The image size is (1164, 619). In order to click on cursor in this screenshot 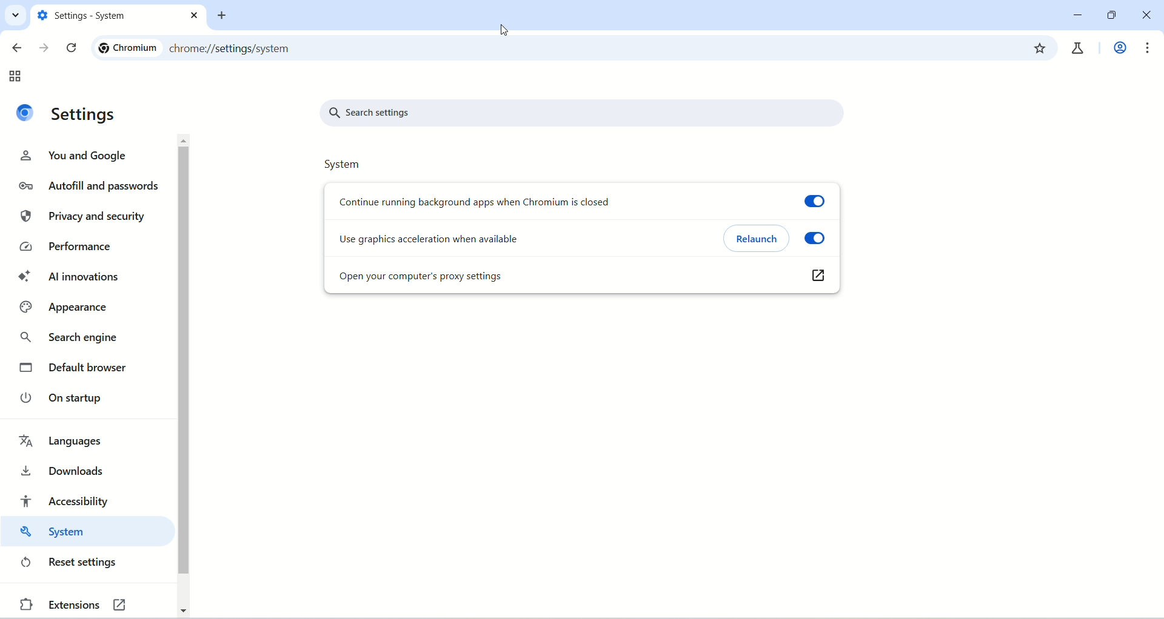, I will do `click(506, 30)`.